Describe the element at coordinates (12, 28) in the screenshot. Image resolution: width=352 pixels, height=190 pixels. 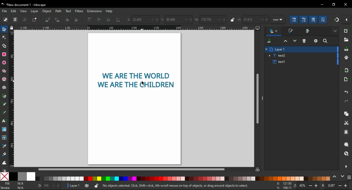
I see `lock` at that location.